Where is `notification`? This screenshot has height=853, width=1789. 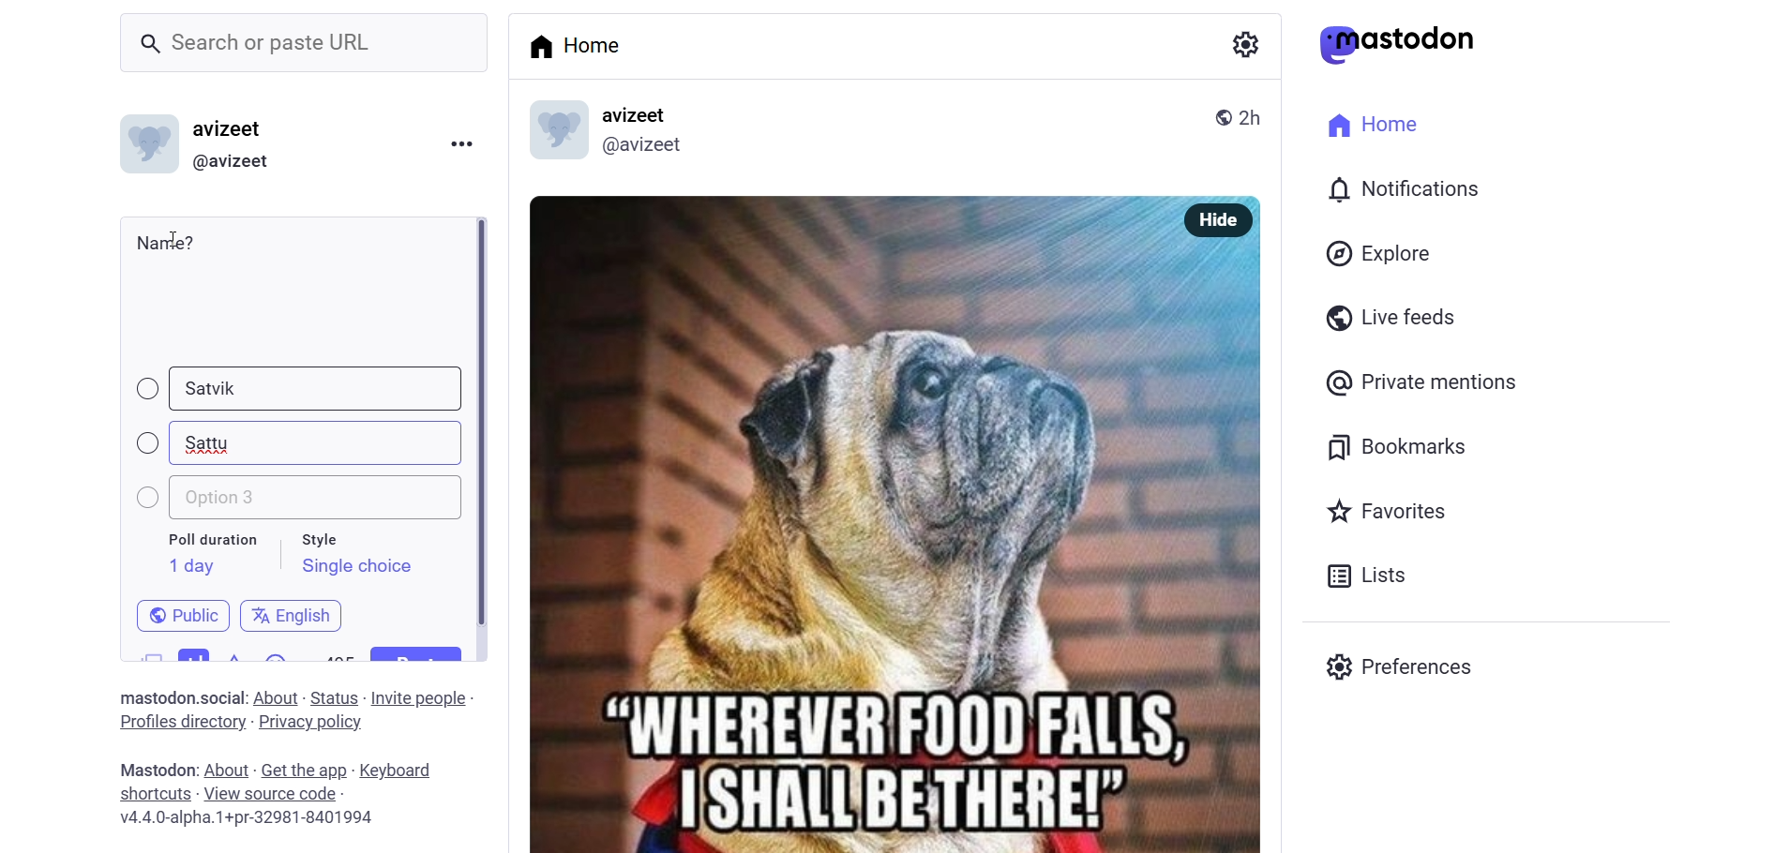
notification is located at coordinates (1401, 191).